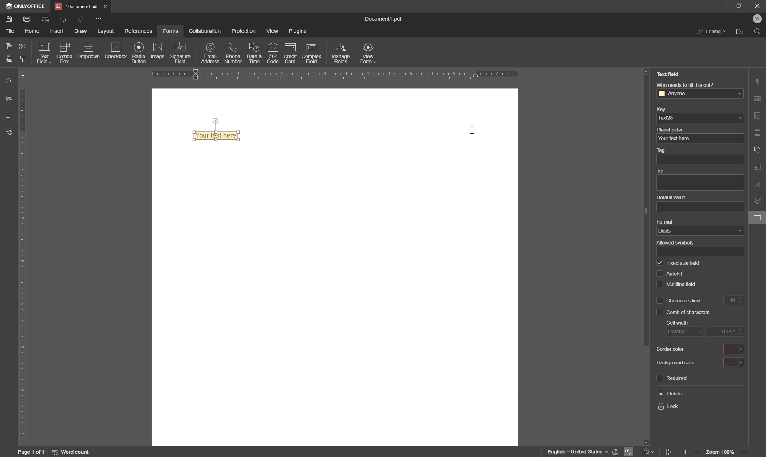  I want to click on fit to page, so click(669, 452).